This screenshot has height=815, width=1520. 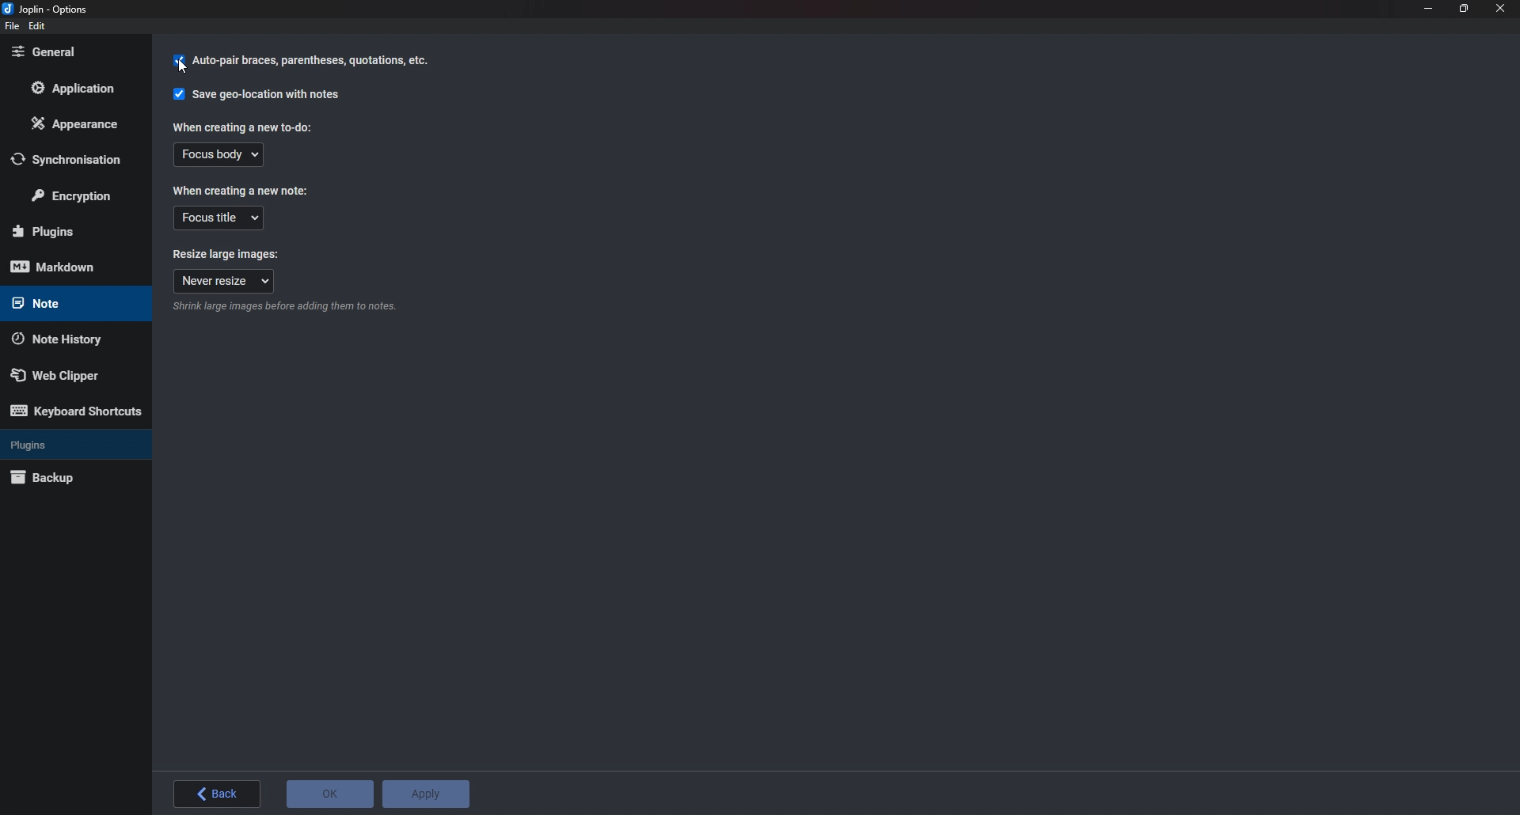 What do you see at coordinates (78, 409) in the screenshot?
I see `Keyboard shortcuts` at bounding box center [78, 409].